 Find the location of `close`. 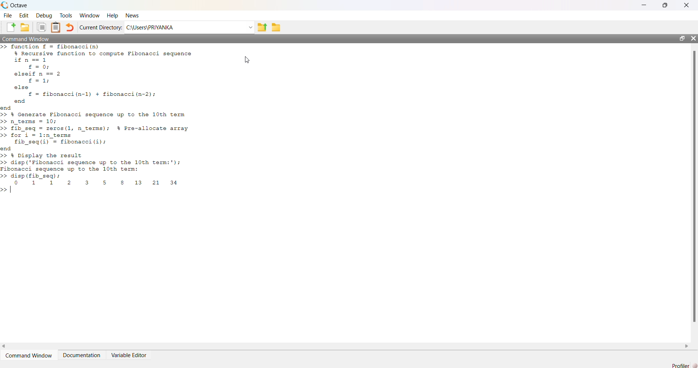

close is located at coordinates (687, 5).